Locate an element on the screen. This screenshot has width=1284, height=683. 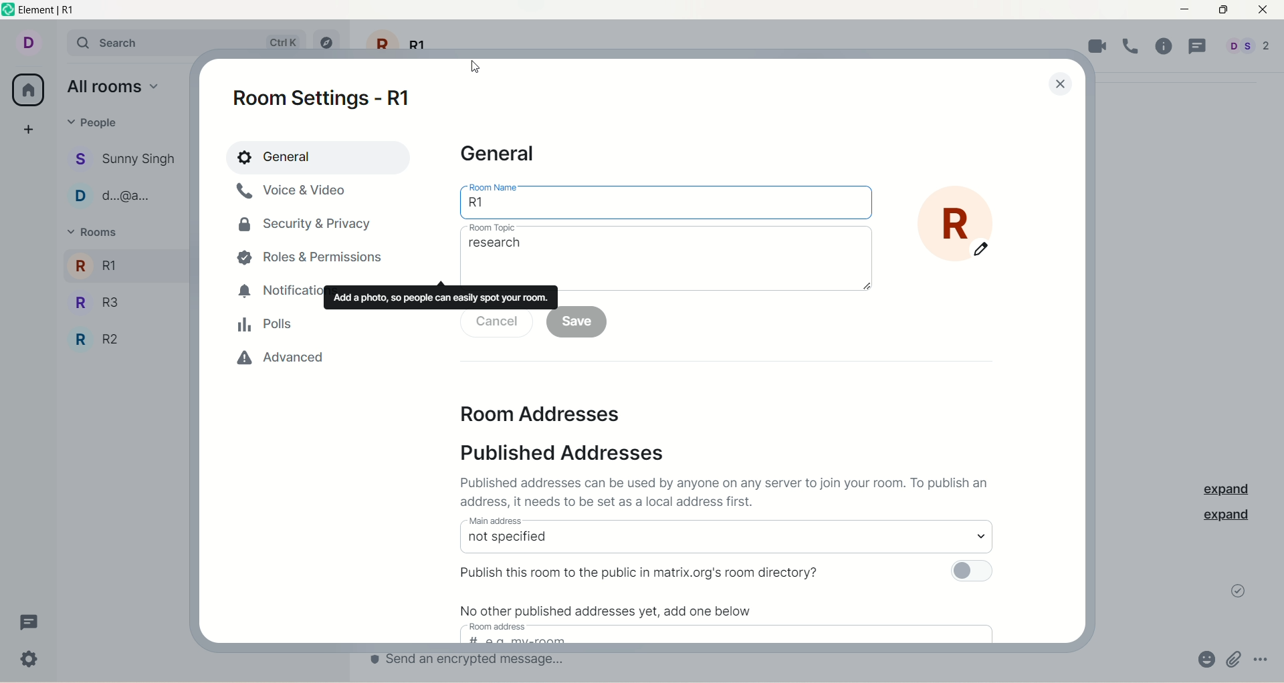
roles and permissions is located at coordinates (308, 263).